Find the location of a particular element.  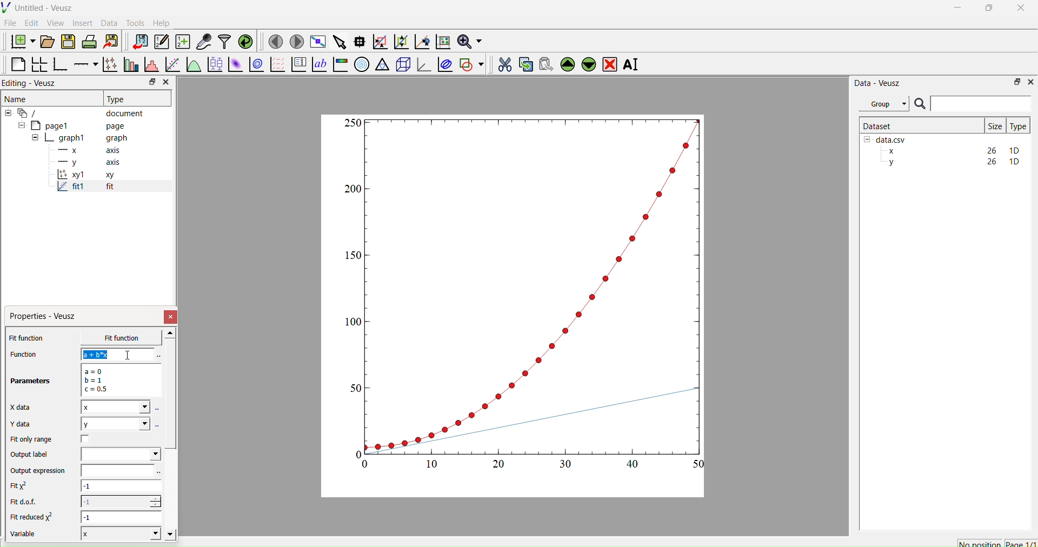

Next page is located at coordinates (294, 42).